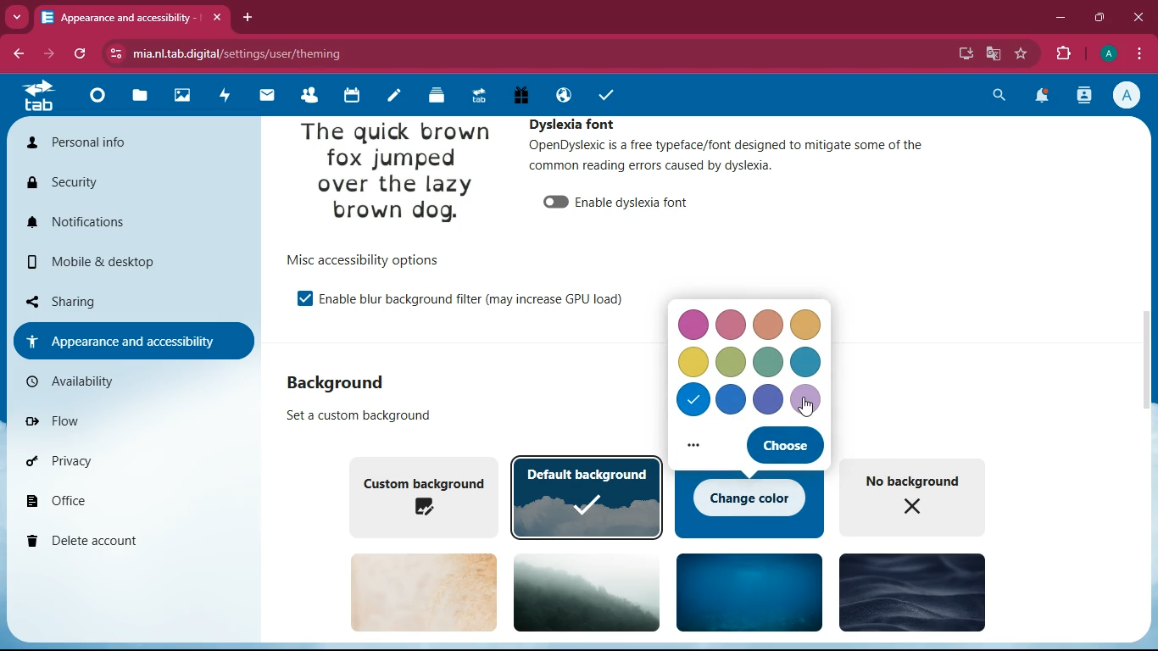 The height and width of the screenshot is (651, 1158). I want to click on refresh, so click(81, 54).